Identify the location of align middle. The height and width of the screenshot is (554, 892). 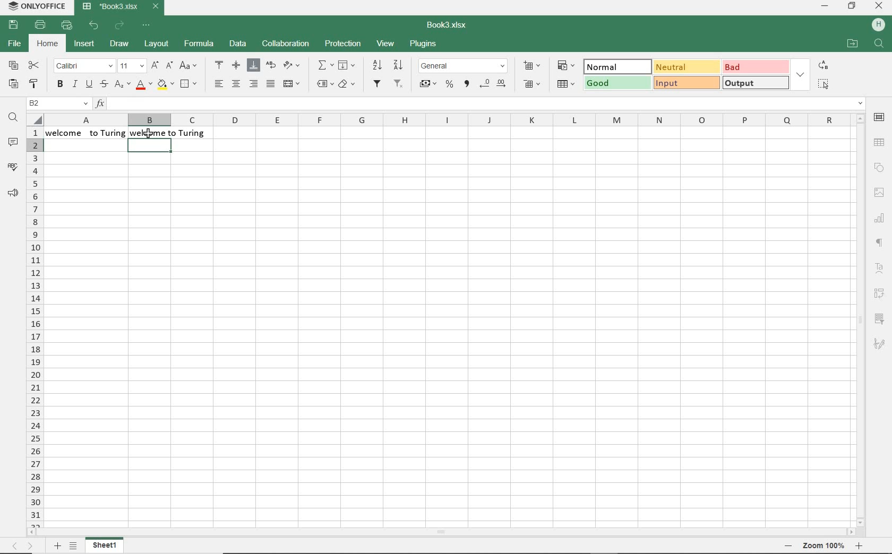
(236, 65).